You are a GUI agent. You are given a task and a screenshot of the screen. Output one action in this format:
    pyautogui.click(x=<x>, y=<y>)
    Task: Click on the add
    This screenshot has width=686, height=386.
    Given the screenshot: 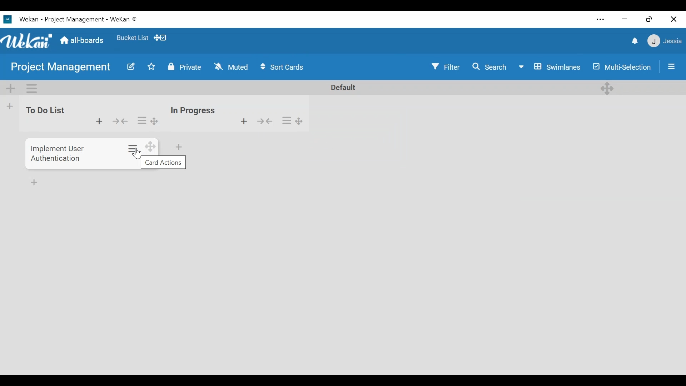 What is the action you would take?
    pyautogui.click(x=239, y=121)
    